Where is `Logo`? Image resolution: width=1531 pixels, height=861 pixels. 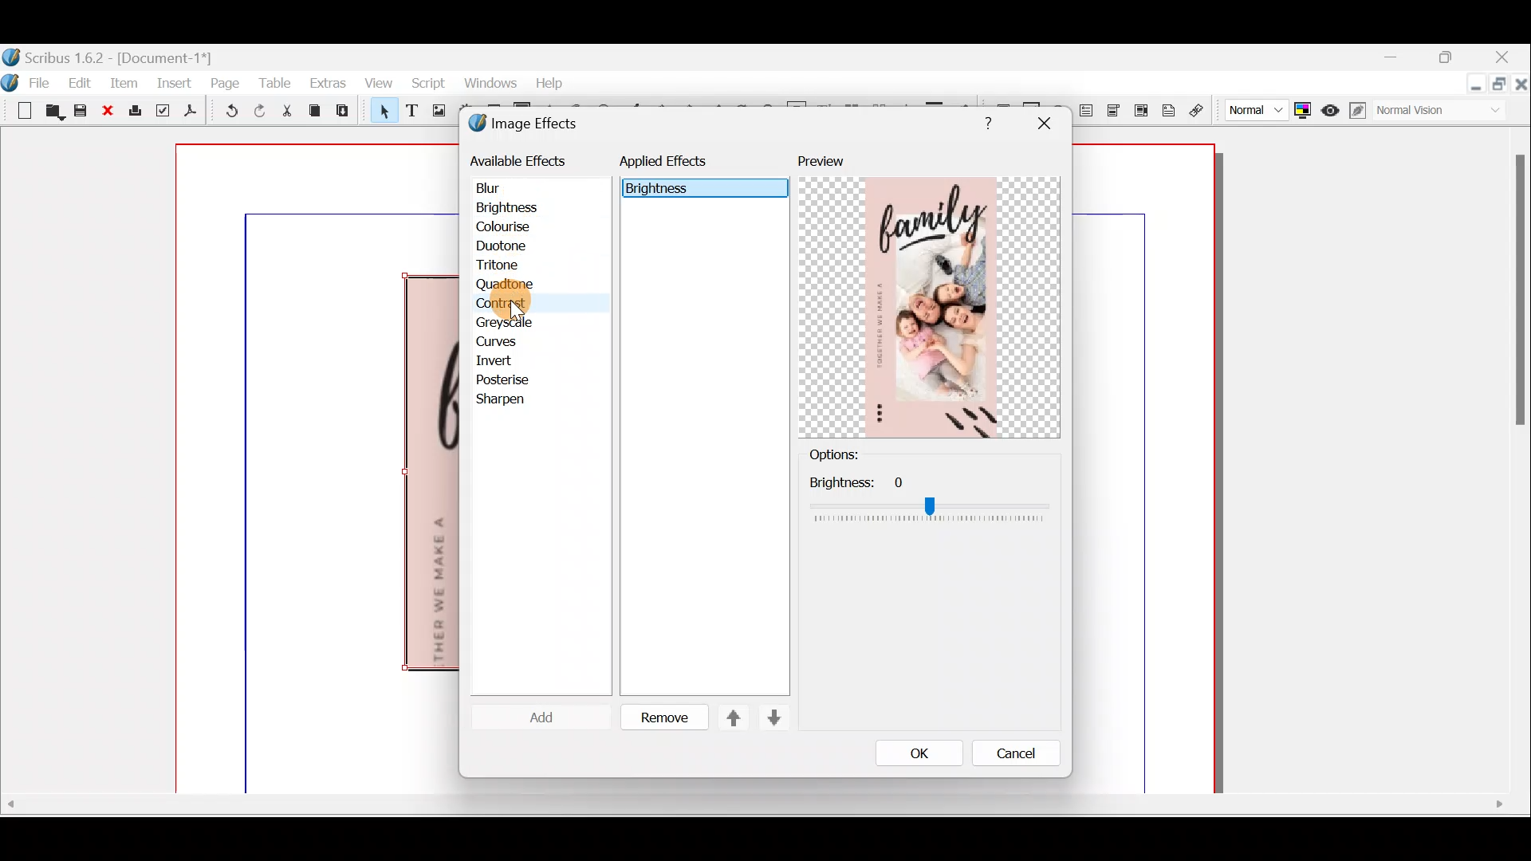
Logo is located at coordinates (10, 81).